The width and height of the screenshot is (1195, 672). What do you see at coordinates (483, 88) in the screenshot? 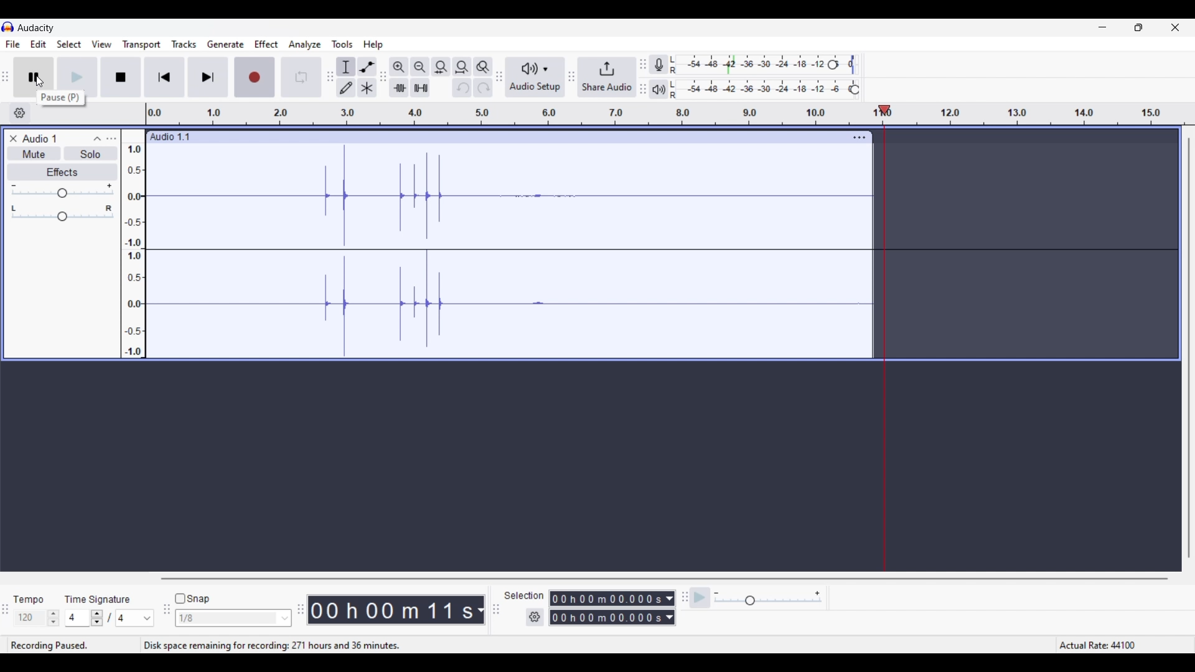
I see `Redo` at bounding box center [483, 88].